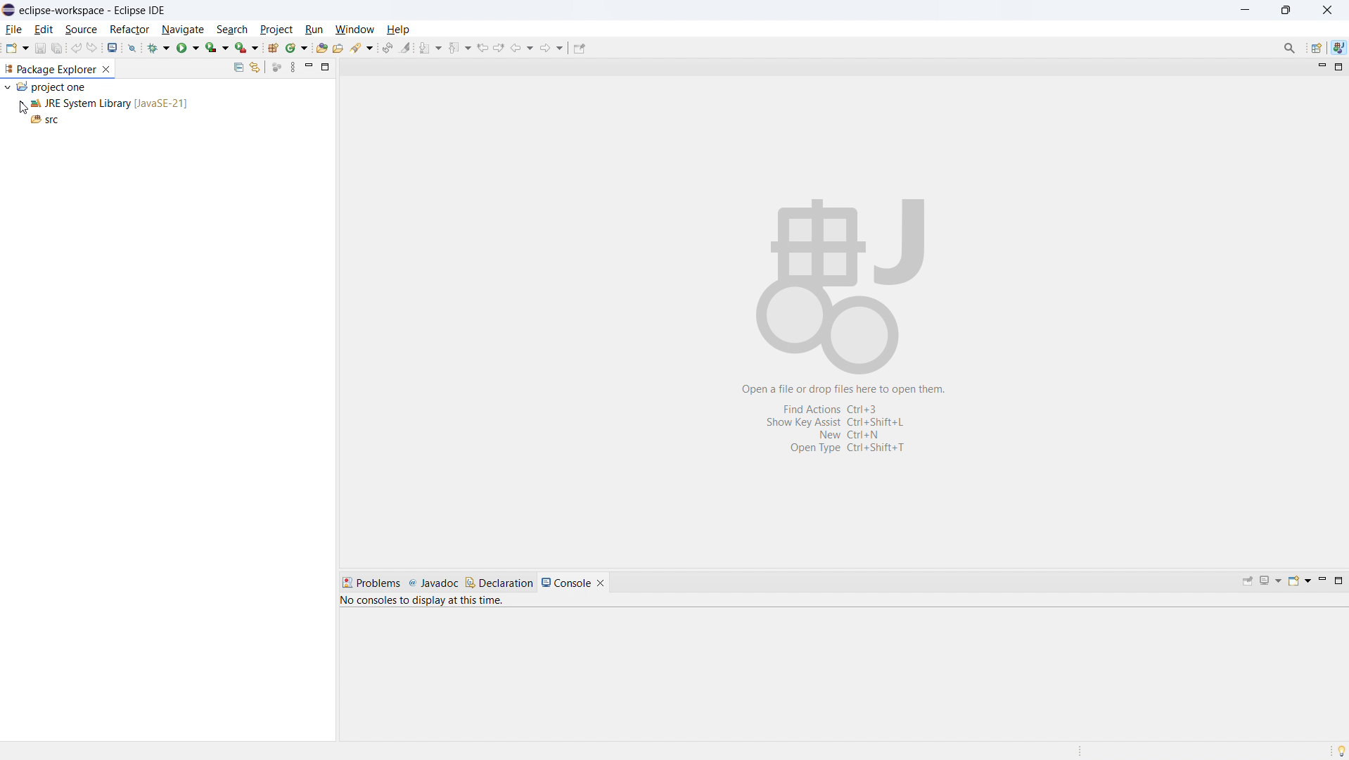 The image size is (1349, 760). I want to click on New java class, so click(297, 49).